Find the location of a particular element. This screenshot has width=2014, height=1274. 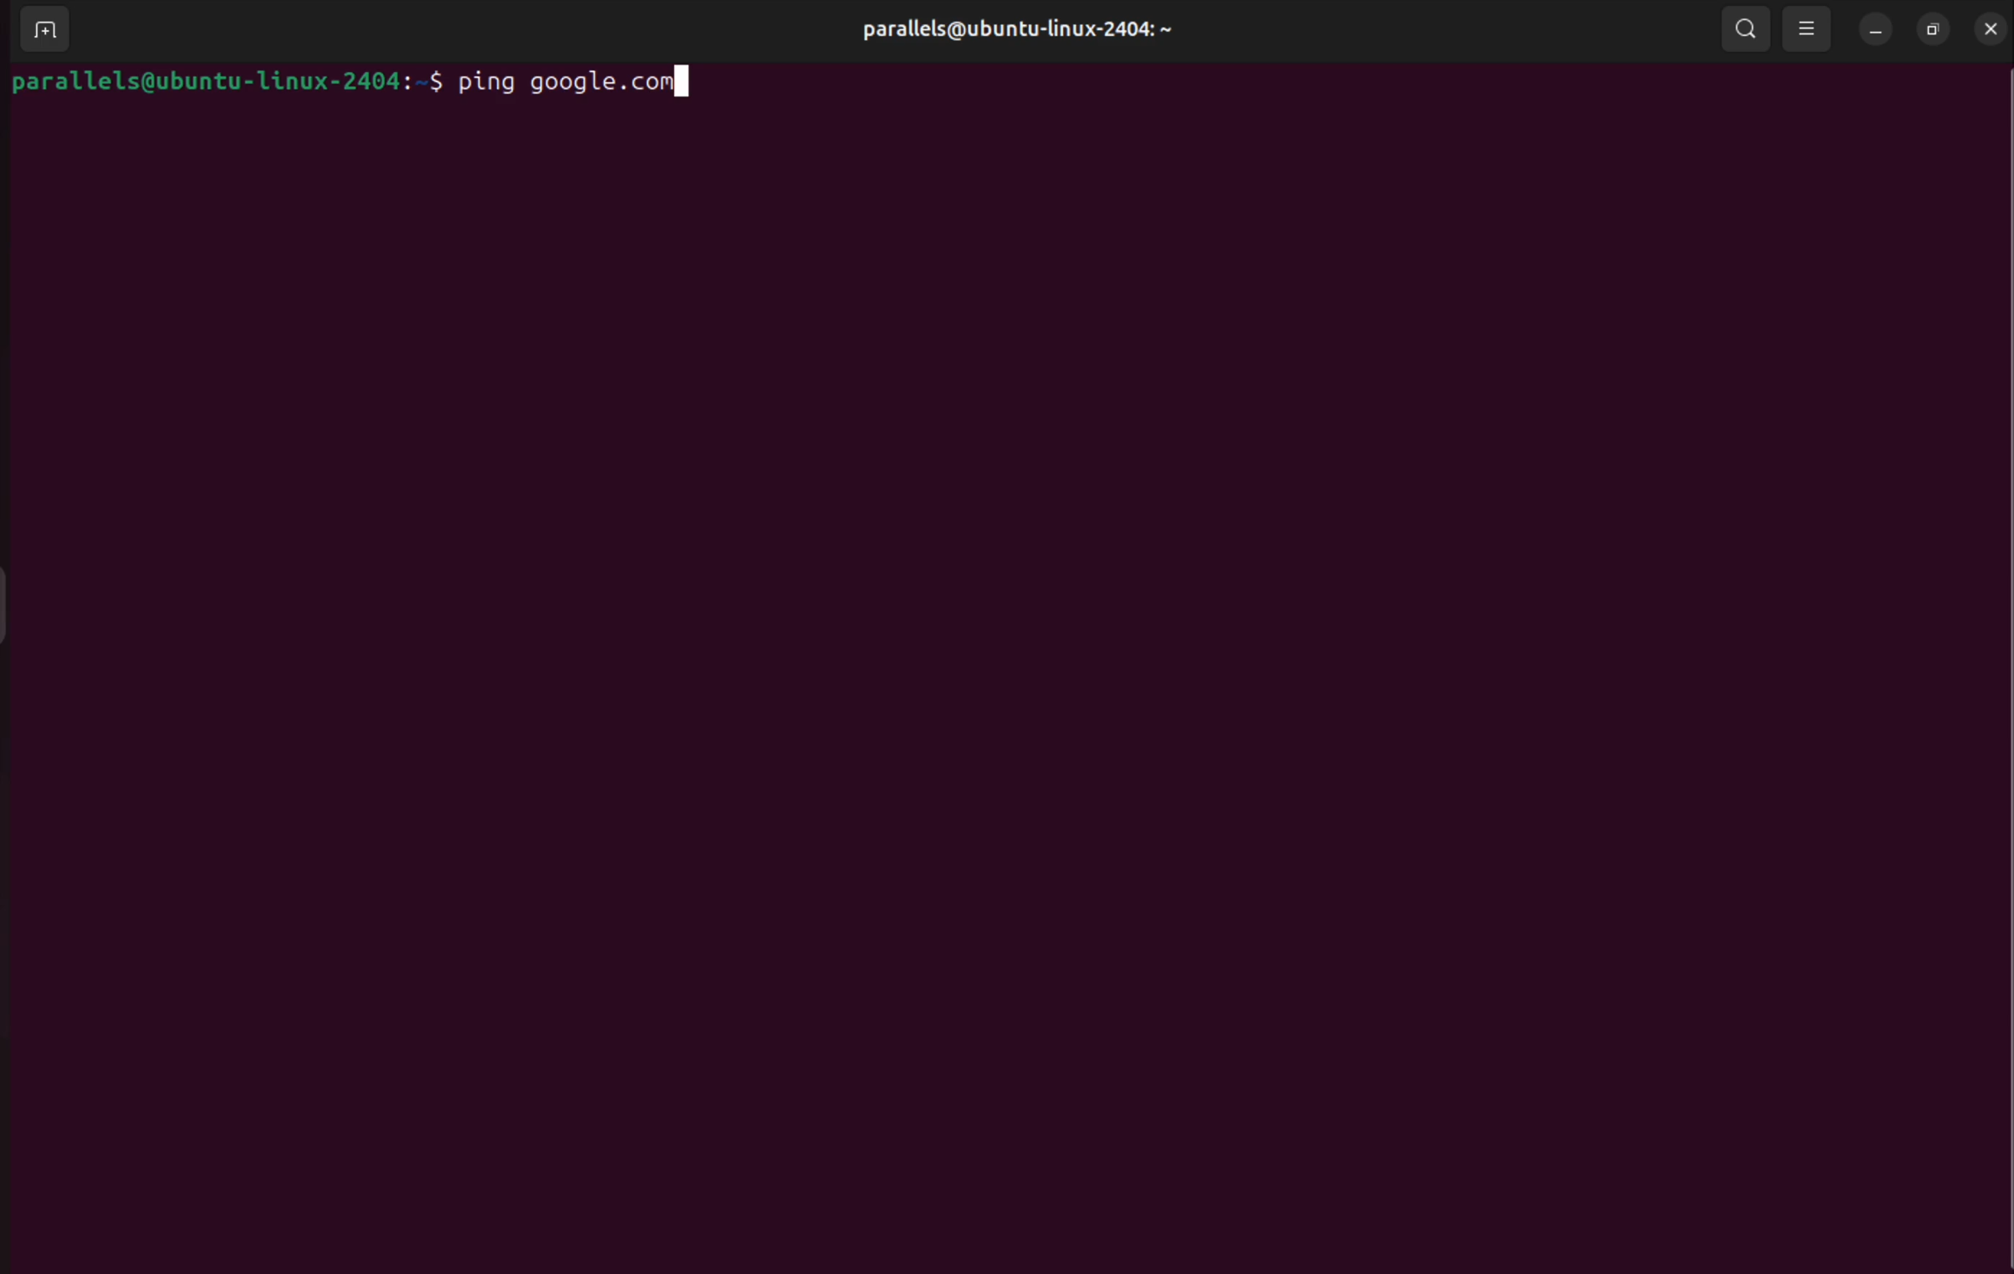

add terminal is located at coordinates (41, 31).